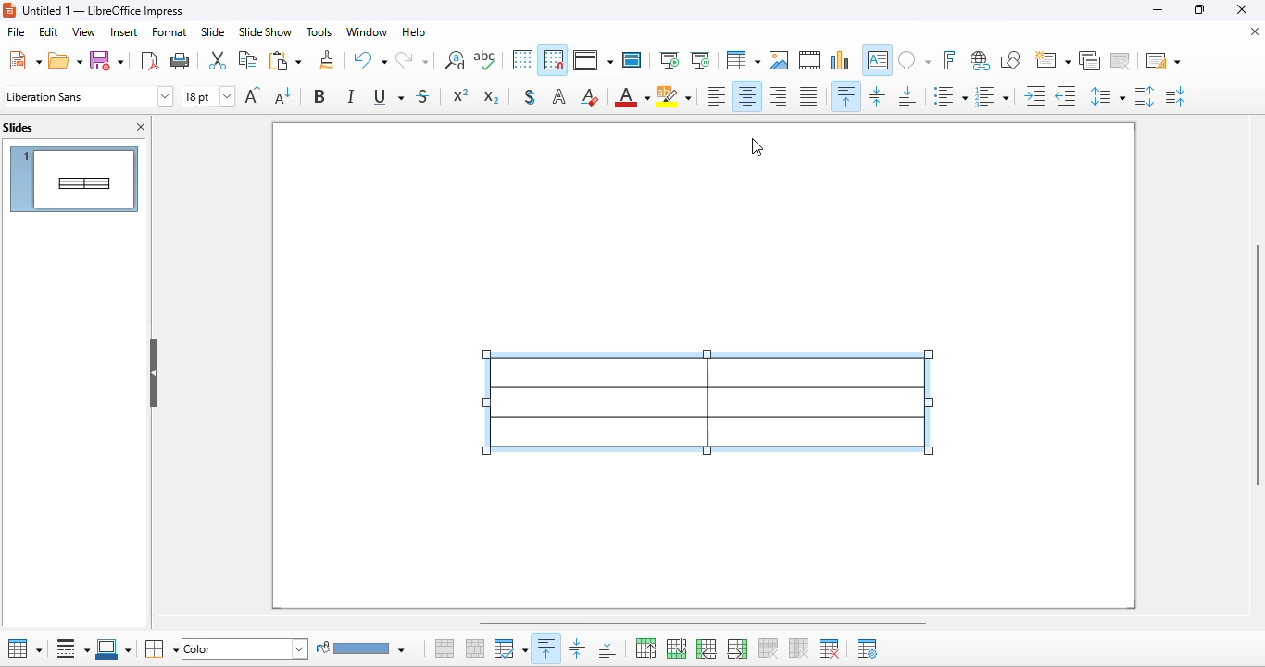  Describe the element at coordinates (73, 648) in the screenshot. I see `border style` at that location.